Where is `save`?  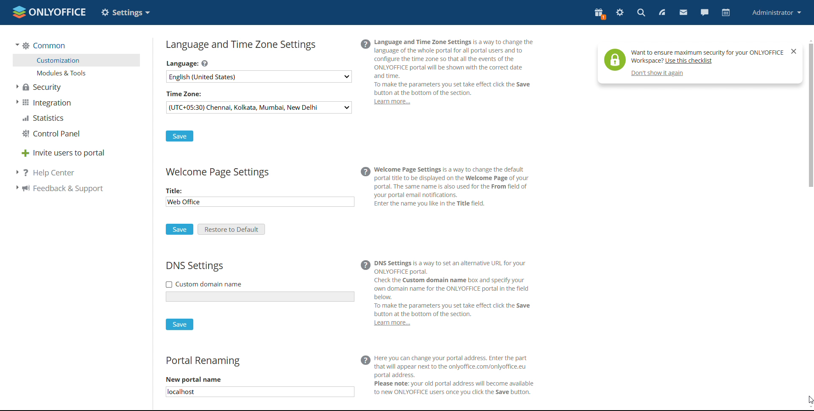
save is located at coordinates (179, 136).